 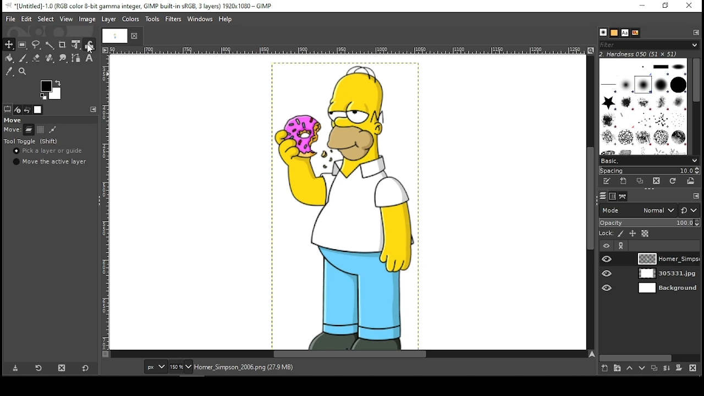 What do you see at coordinates (698, 32) in the screenshot?
I see `edit toolbar` at bounding box center [698, 32].